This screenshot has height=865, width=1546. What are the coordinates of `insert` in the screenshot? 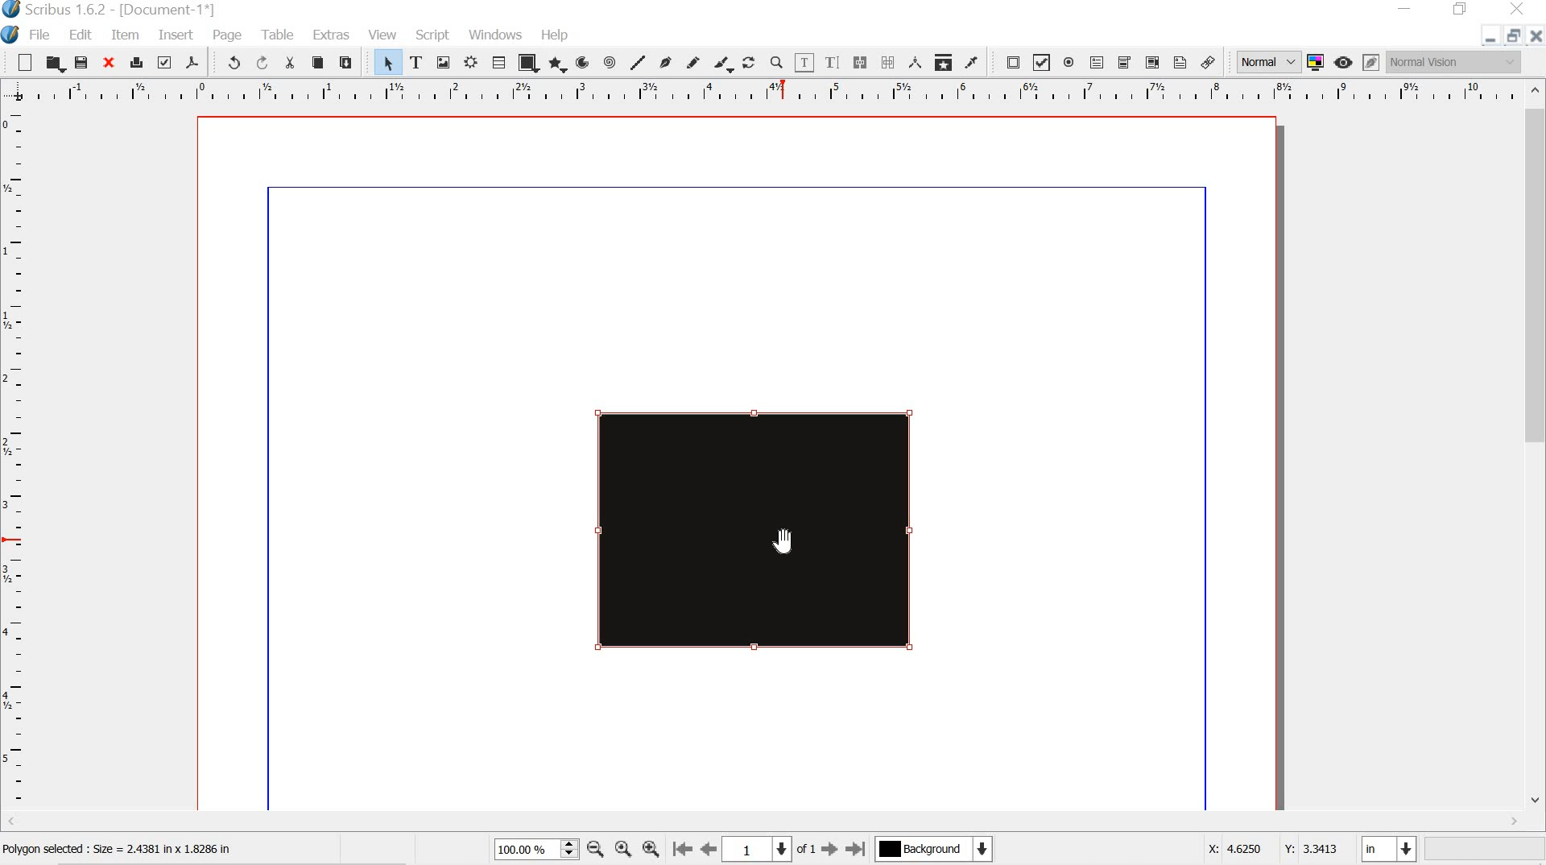 It's located at (175, 35).